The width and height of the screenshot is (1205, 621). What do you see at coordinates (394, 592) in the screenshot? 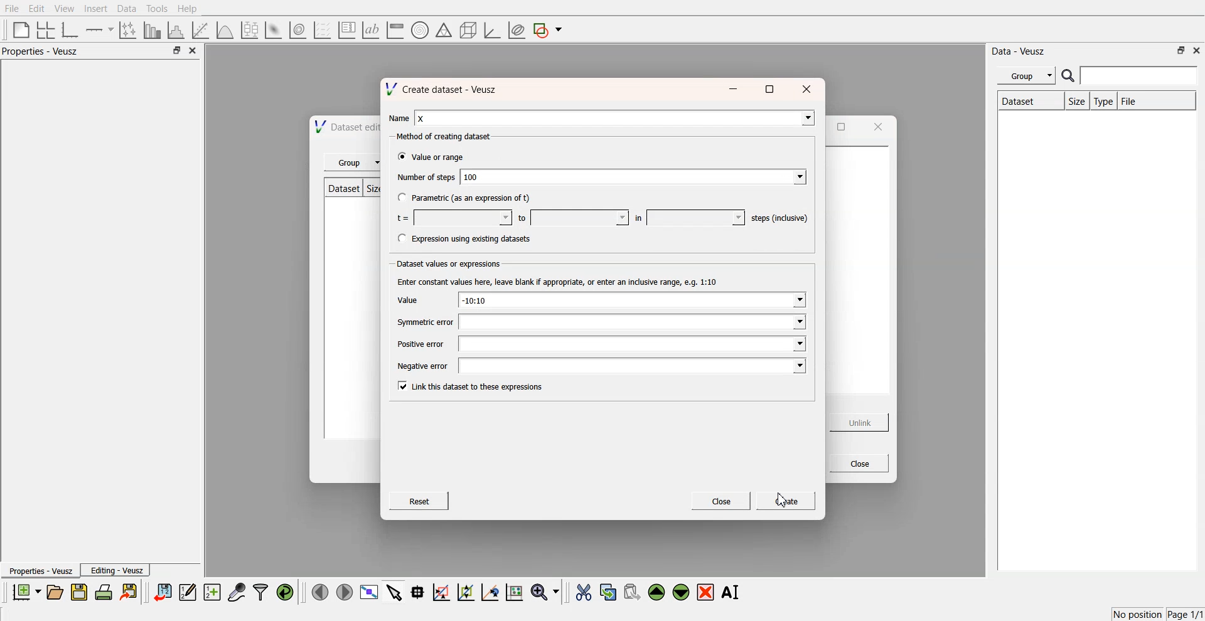
I see `select items` at bounding box center [394, 592].